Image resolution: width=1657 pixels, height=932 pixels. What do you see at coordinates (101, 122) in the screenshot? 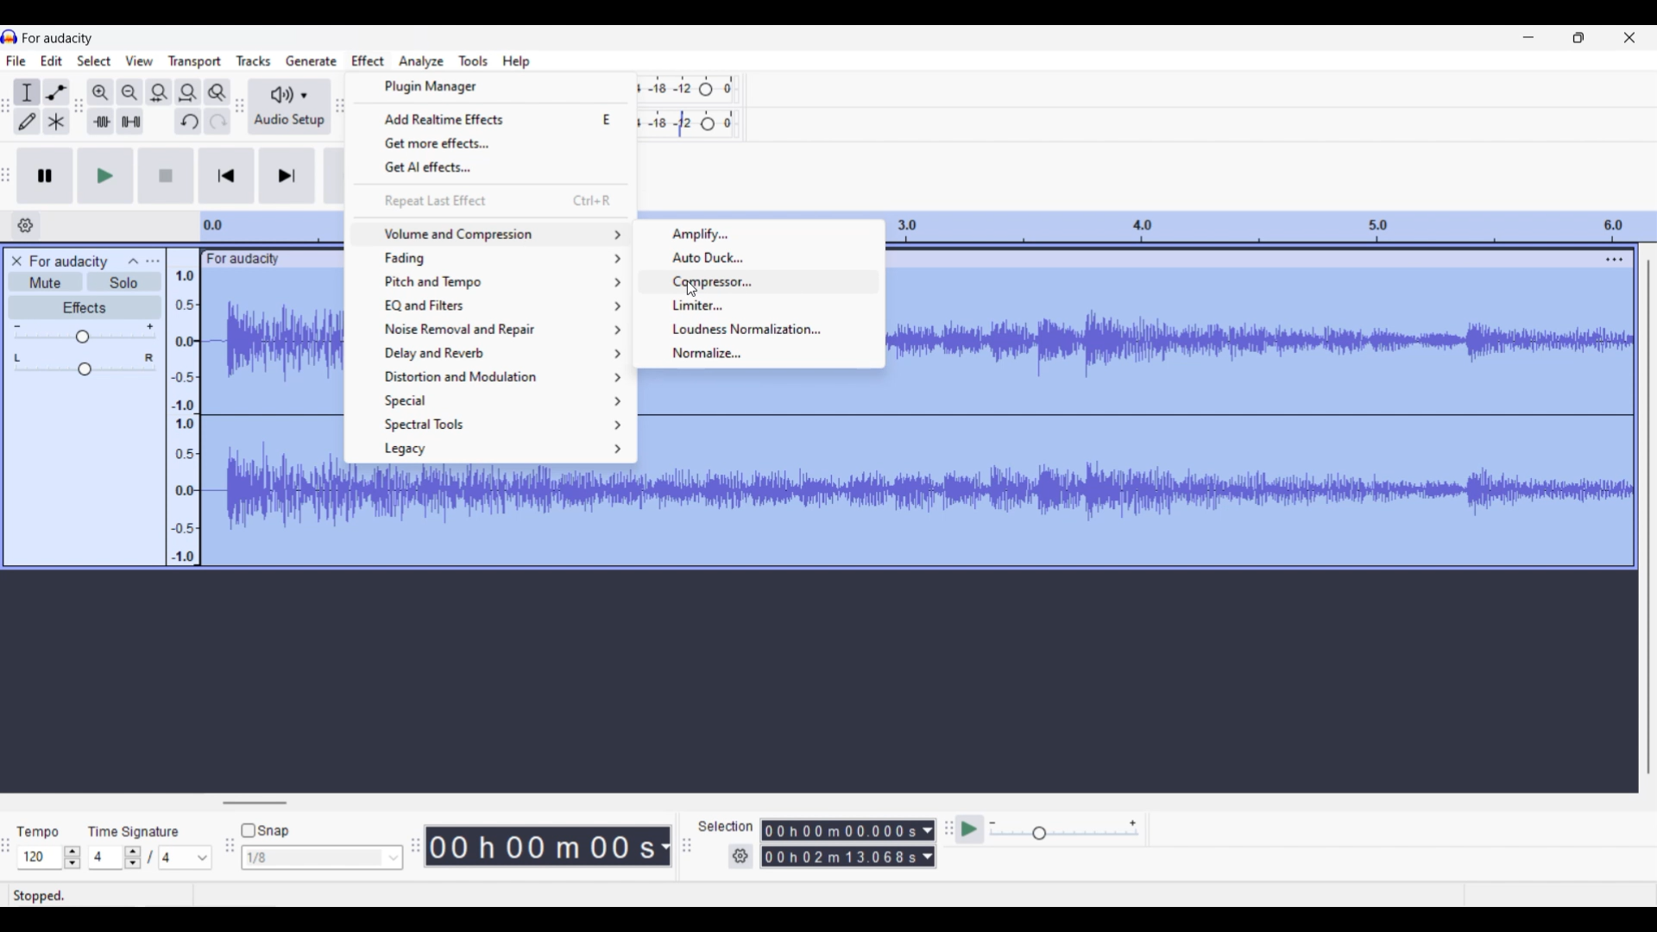
I see `Trim audio outside selection` at bounding box center [101, 122].